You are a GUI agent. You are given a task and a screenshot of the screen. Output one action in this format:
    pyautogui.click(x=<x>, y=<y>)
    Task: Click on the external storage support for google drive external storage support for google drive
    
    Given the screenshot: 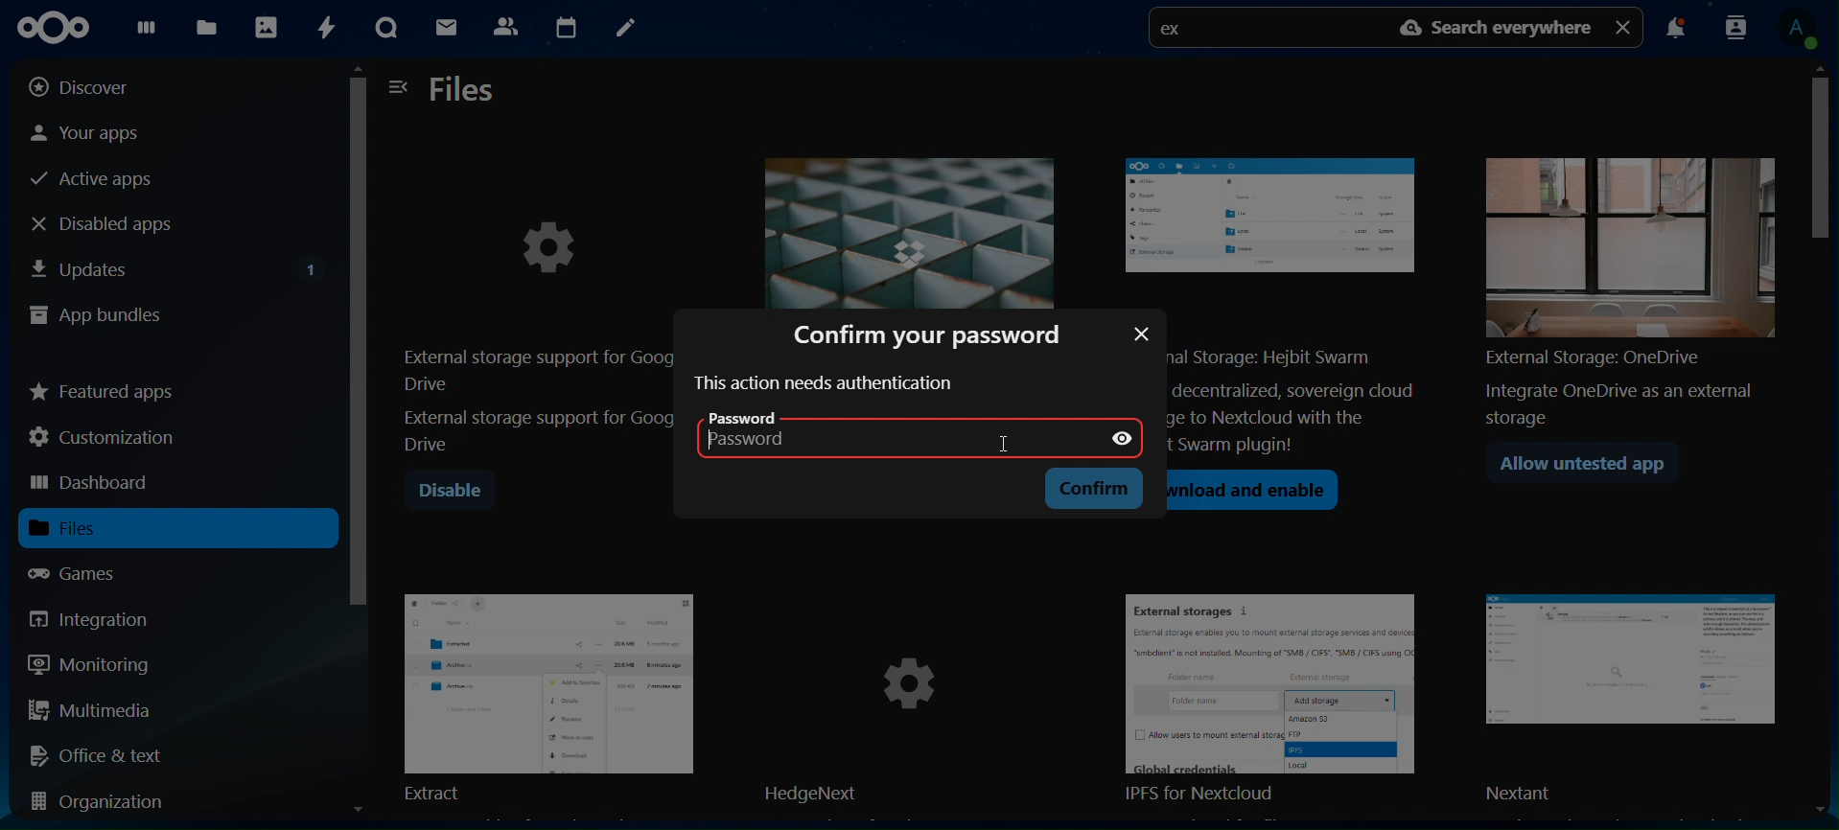 What is the action you would take?
    pyautogui.click(x=536, y=316)
    